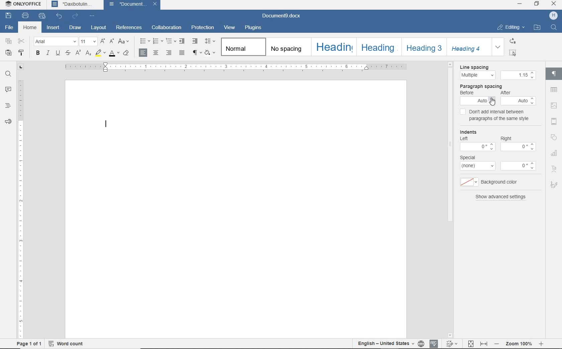 This screenshot has height=349, width=562. I want to click on after, so click(505, 93).